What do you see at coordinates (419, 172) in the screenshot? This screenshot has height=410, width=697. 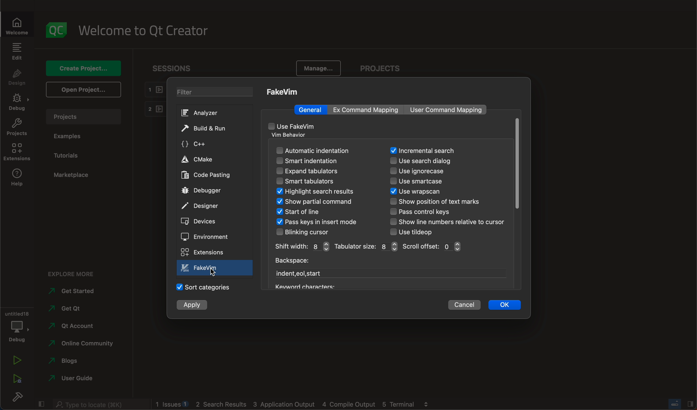 I see `ignorecase` at bounding box center [419, 172].